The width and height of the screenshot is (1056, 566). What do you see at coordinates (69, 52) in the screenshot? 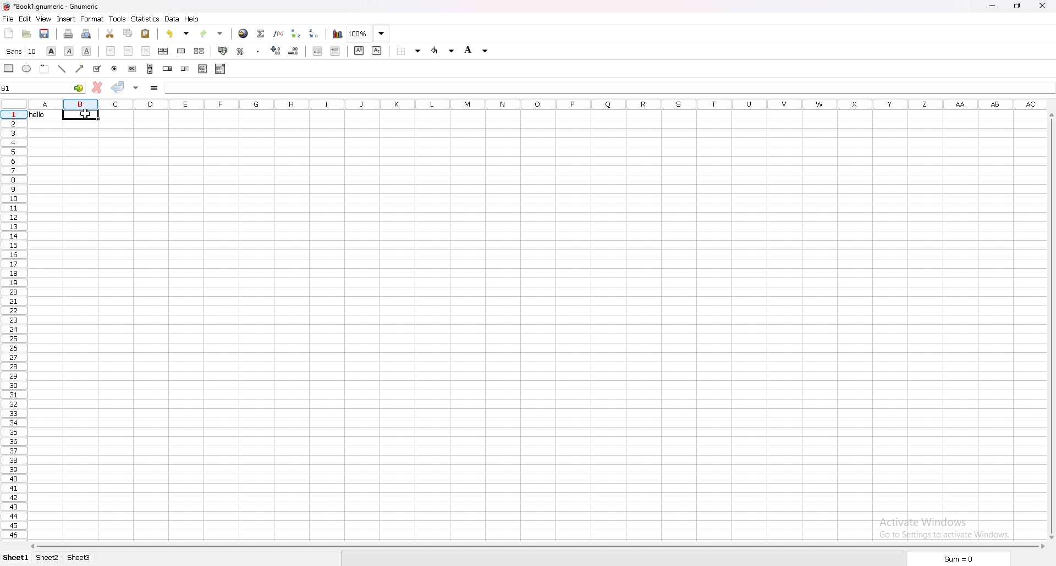
I see `italic` at bounding box center [69, 52].